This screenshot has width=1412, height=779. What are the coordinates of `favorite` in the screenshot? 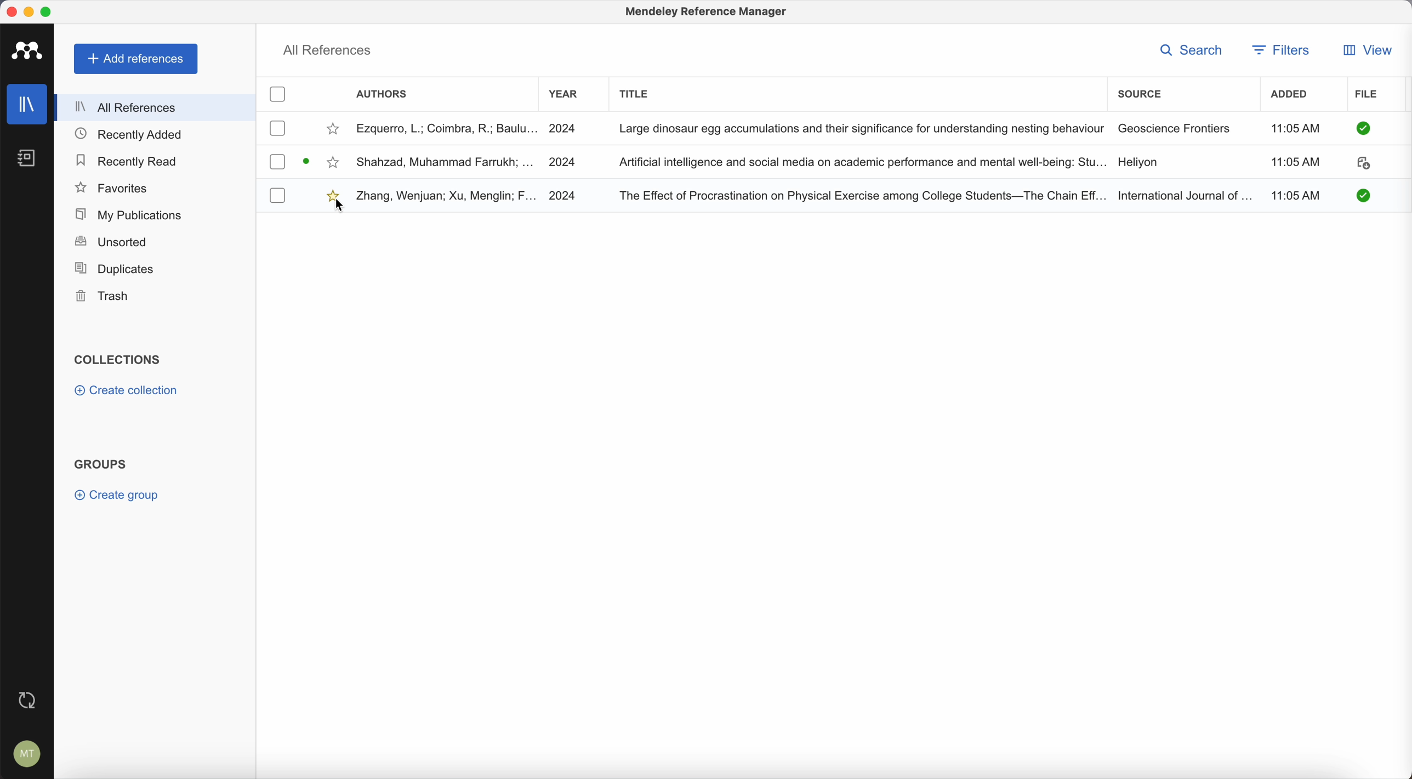 It's located at (334, 163).